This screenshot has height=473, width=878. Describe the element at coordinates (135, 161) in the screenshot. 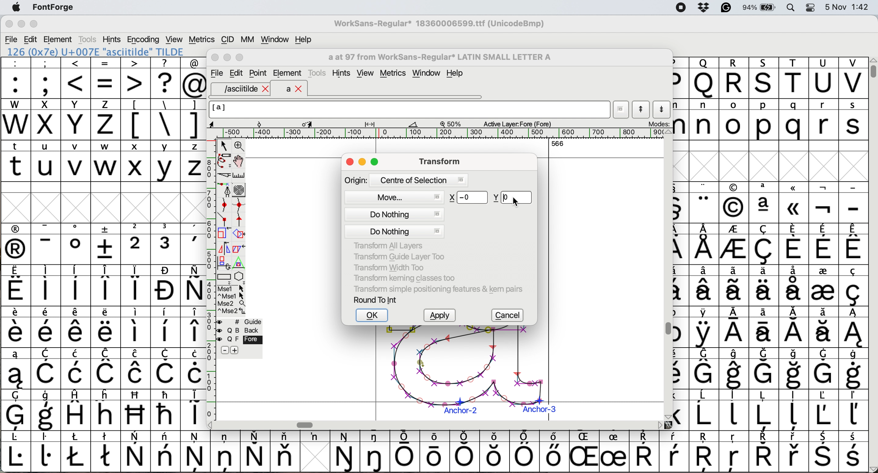

I see `x` at that location.